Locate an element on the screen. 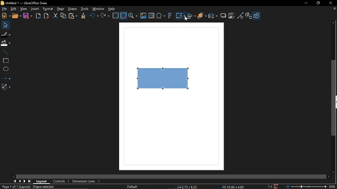  Minimize is located at coordinates (305, 3).